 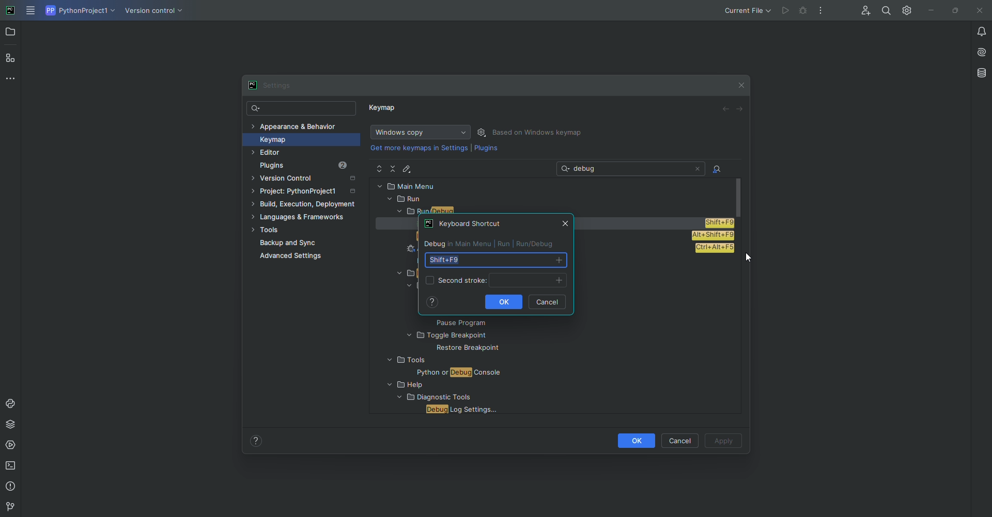 What do you see at coordinates (463, 222) in the screenshot?
I see `WINDOW TITLE` at bounding box center [463, 222].